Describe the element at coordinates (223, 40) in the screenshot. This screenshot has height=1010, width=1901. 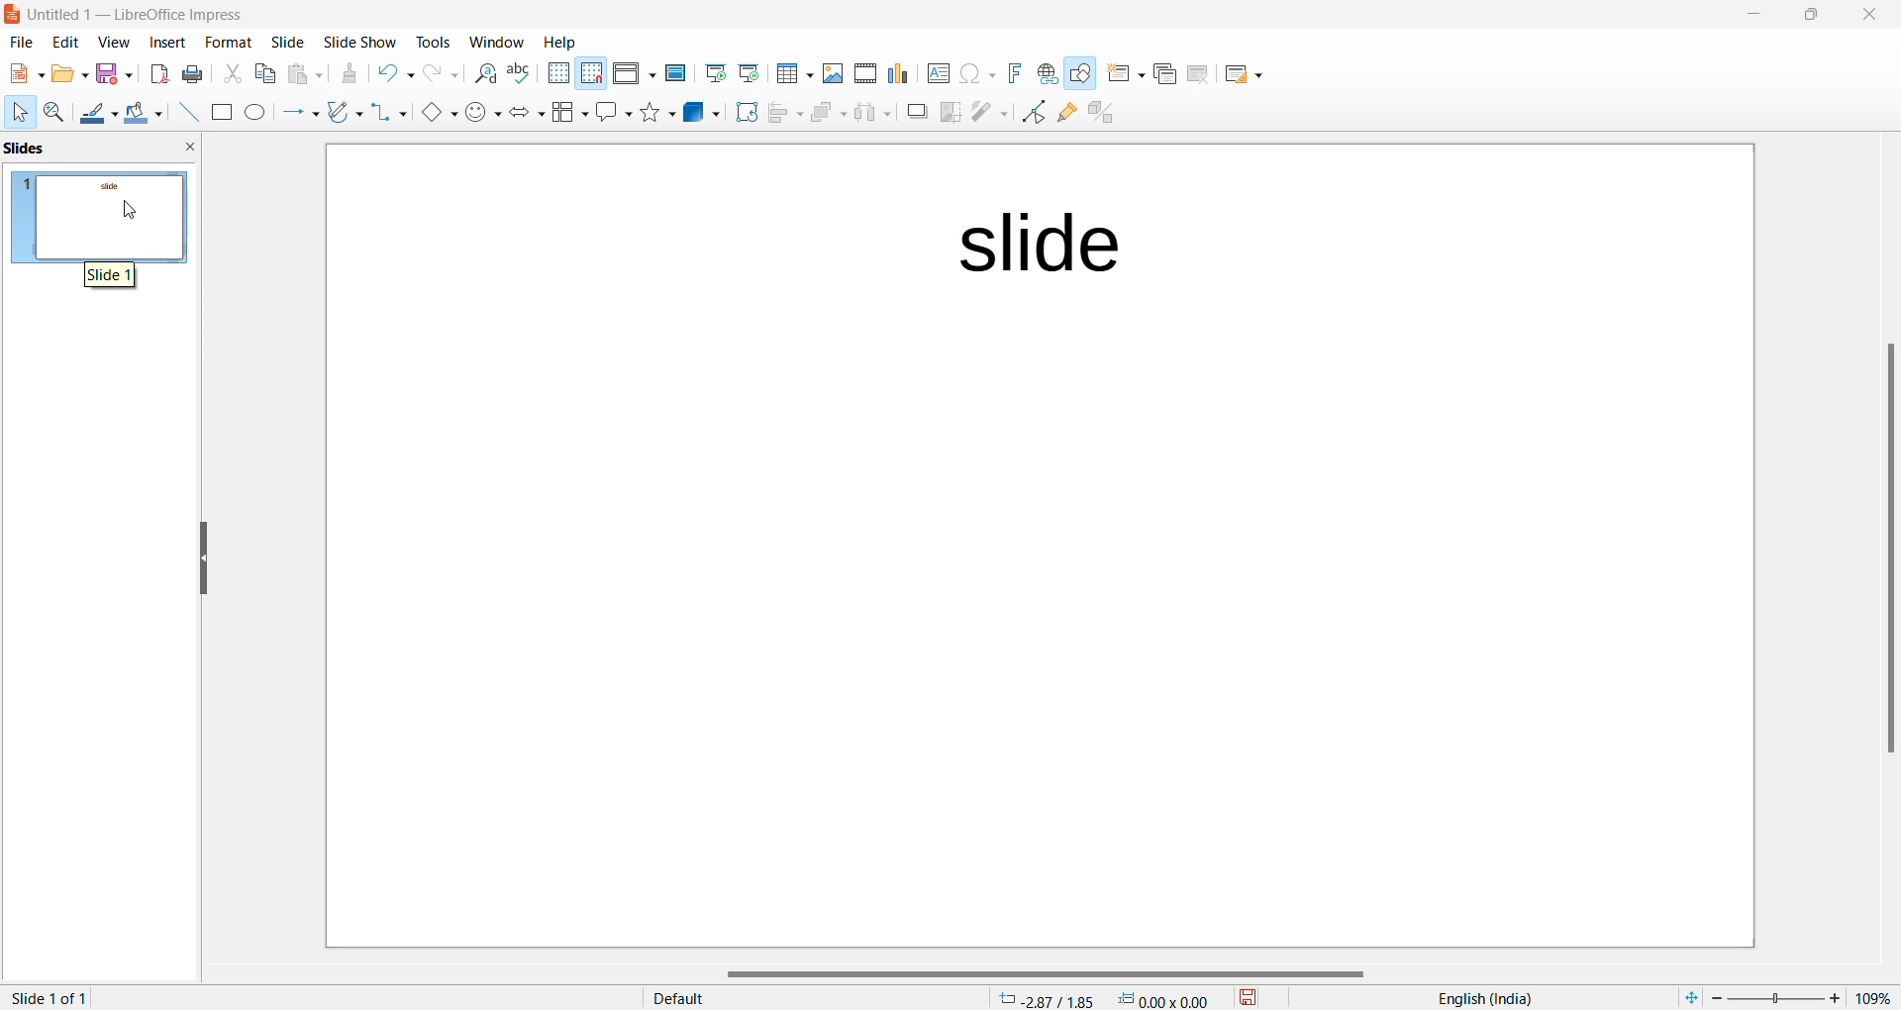
I see `Format` at that location.